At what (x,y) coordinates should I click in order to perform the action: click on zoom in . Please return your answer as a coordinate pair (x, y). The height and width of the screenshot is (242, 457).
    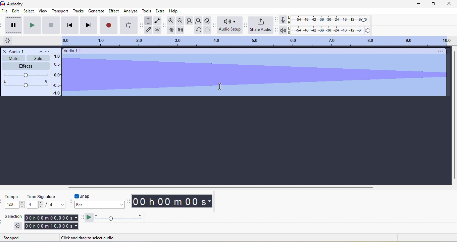
    Looking at the image, I should click on (171, 20).